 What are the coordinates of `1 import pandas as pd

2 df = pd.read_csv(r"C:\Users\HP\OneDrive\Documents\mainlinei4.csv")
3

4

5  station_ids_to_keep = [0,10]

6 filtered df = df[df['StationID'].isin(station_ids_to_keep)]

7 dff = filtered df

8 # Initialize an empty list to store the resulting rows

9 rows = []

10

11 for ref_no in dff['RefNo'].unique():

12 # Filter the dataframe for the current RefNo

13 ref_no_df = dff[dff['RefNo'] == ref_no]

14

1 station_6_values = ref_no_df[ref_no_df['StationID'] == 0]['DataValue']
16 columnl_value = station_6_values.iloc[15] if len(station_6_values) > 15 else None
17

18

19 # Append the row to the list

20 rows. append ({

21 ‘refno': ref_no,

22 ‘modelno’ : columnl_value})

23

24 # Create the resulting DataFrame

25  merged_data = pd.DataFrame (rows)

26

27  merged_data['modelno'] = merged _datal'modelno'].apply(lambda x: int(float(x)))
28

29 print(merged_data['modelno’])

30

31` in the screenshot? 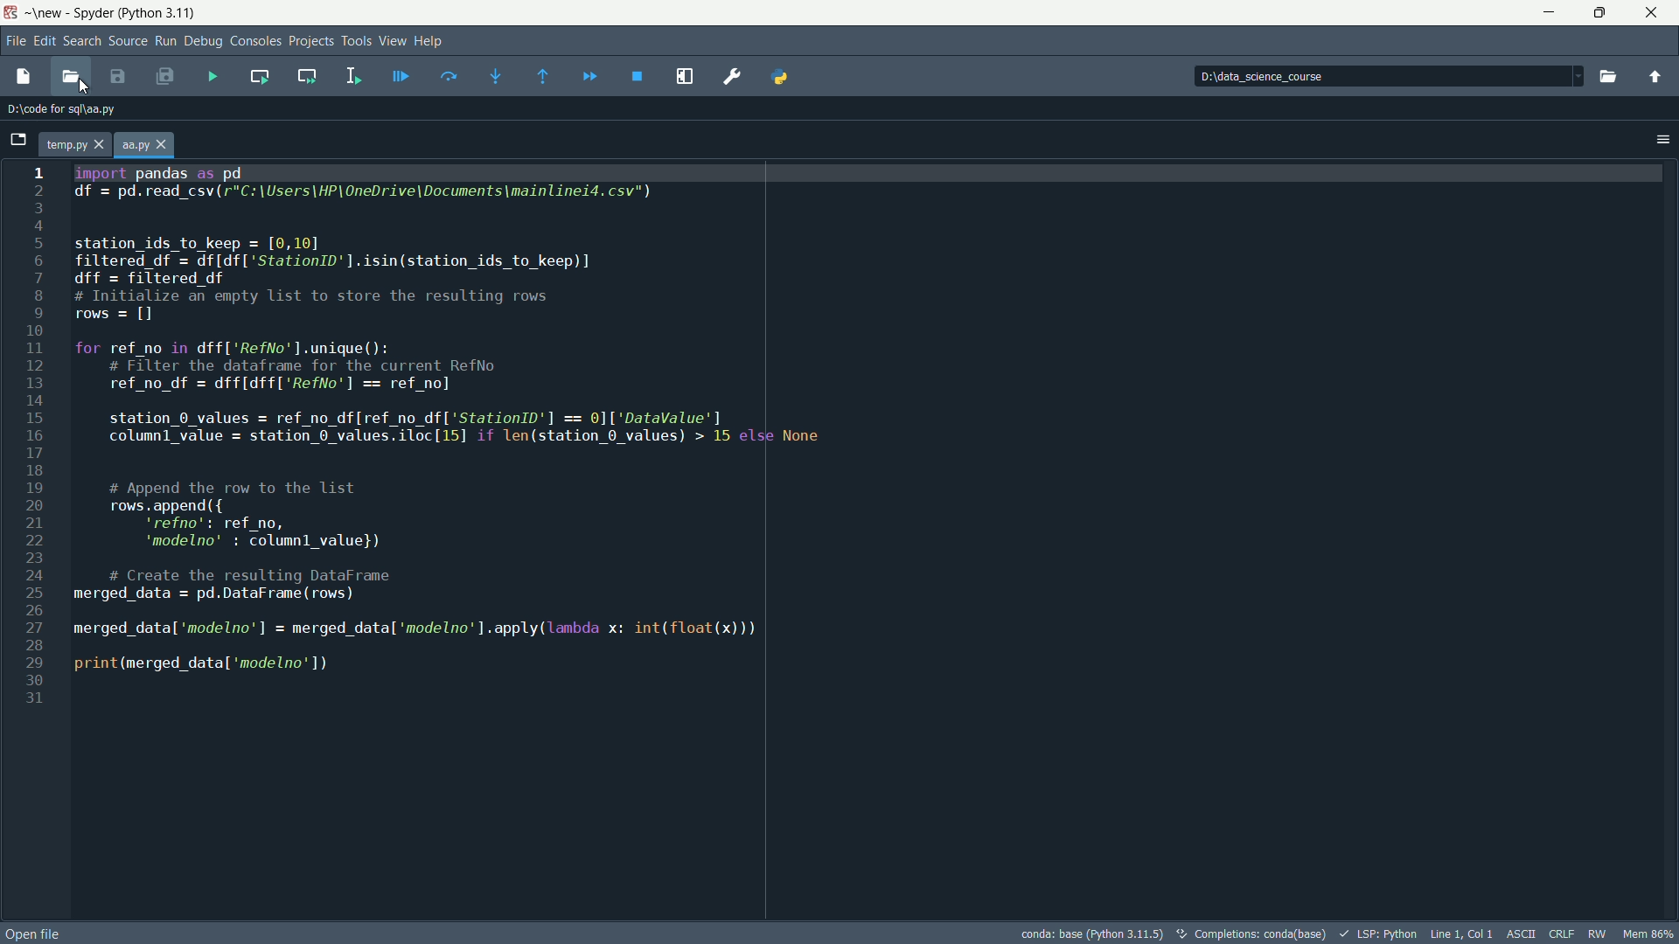 It's located at (421, 452).